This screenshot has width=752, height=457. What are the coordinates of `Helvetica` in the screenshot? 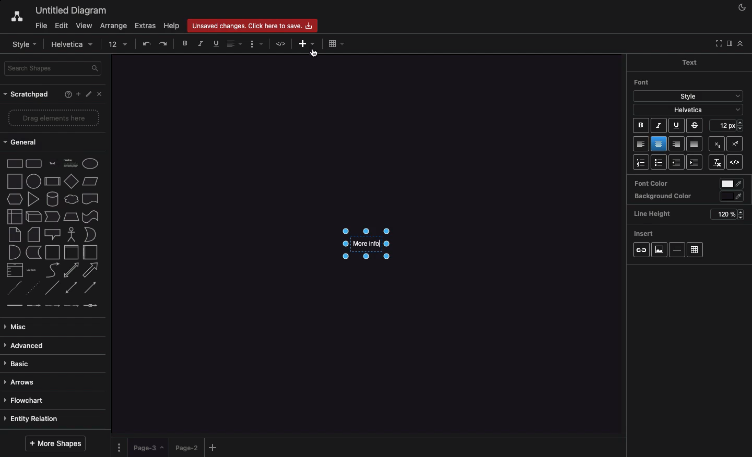 It's located at (688, 109).